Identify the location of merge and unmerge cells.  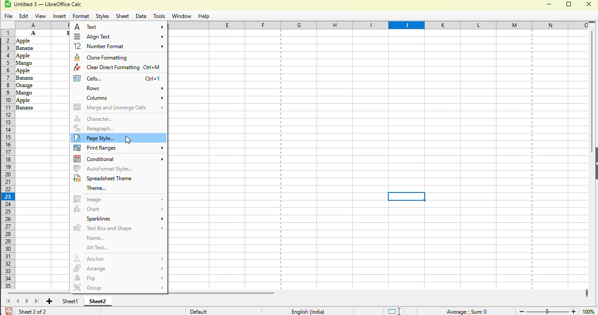
(118, 107).